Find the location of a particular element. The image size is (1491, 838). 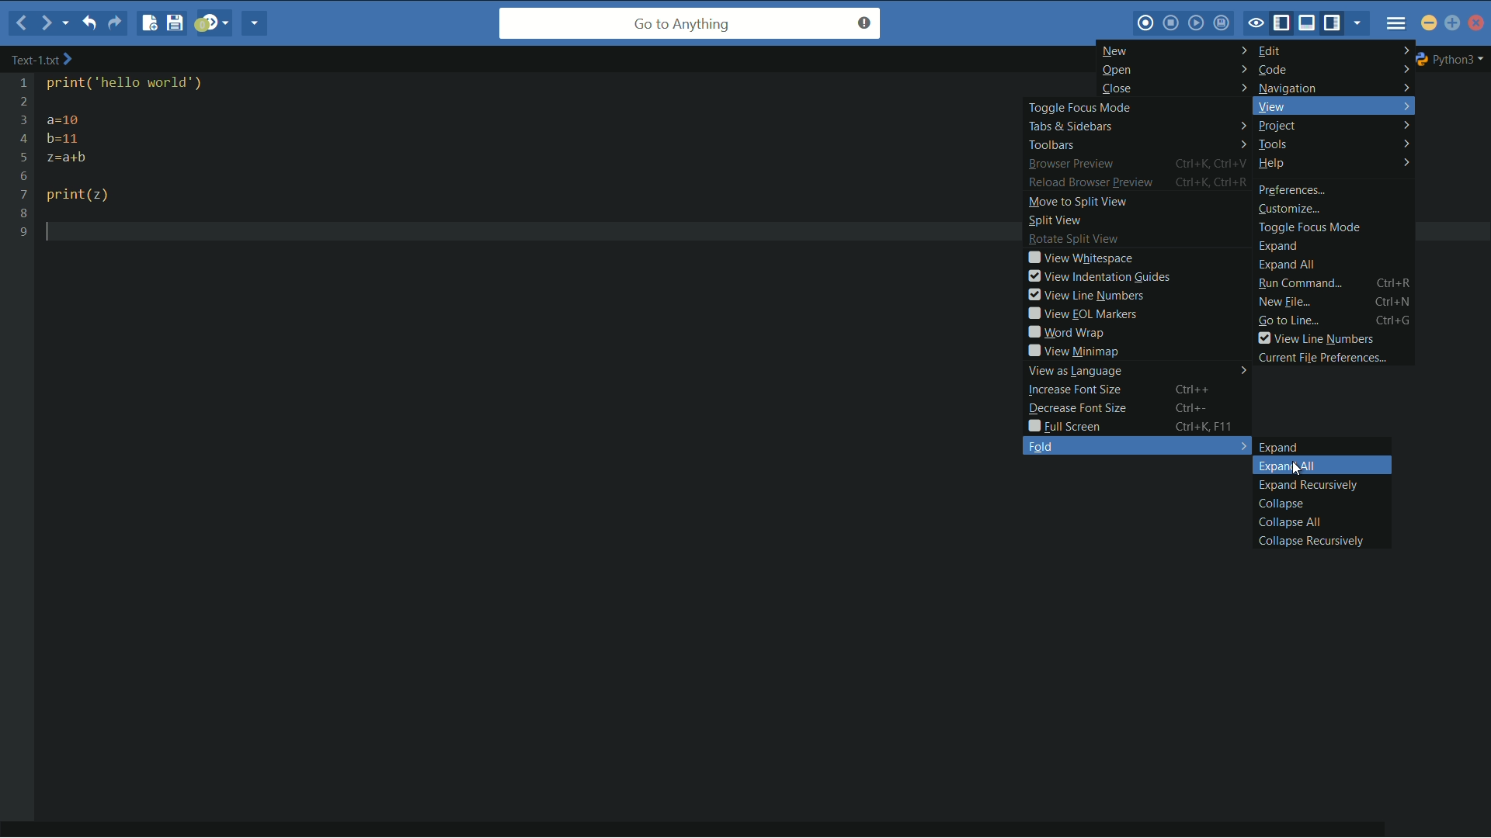

toolbars is located at coordinates (1138, 145).